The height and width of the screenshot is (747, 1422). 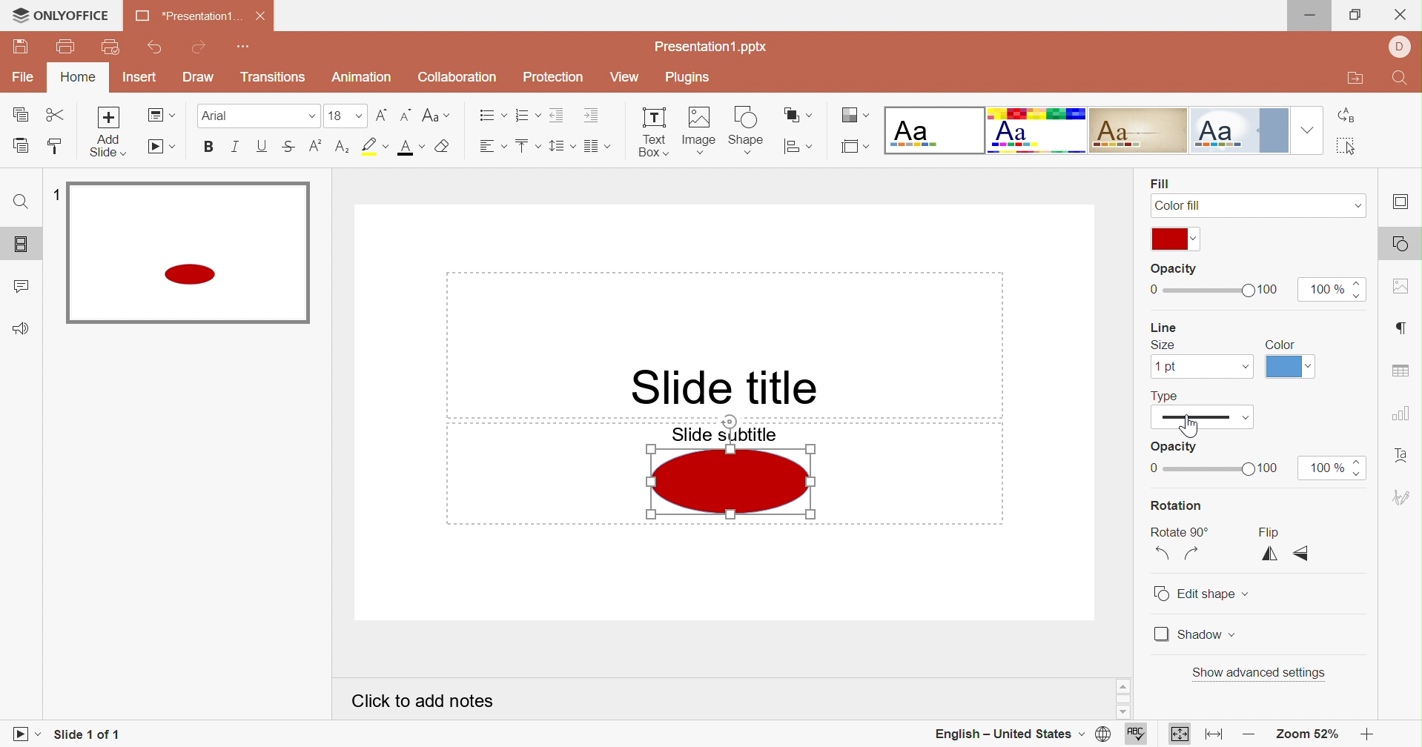 What do you see at coordinates (1292, 365) in the screenshot?
I see `Theme colors` at bounding box center [1292, 365].